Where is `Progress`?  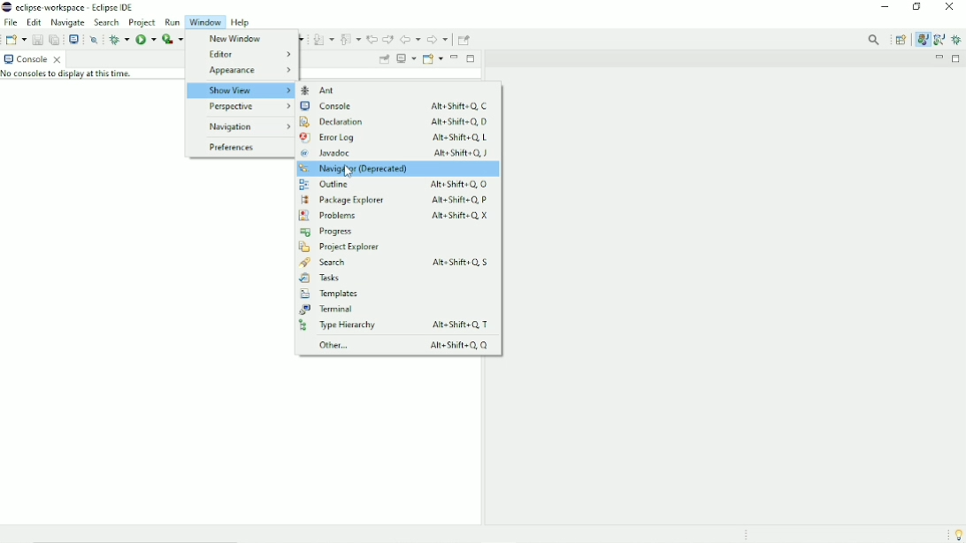 Progress is located at coordinates (327, 232).